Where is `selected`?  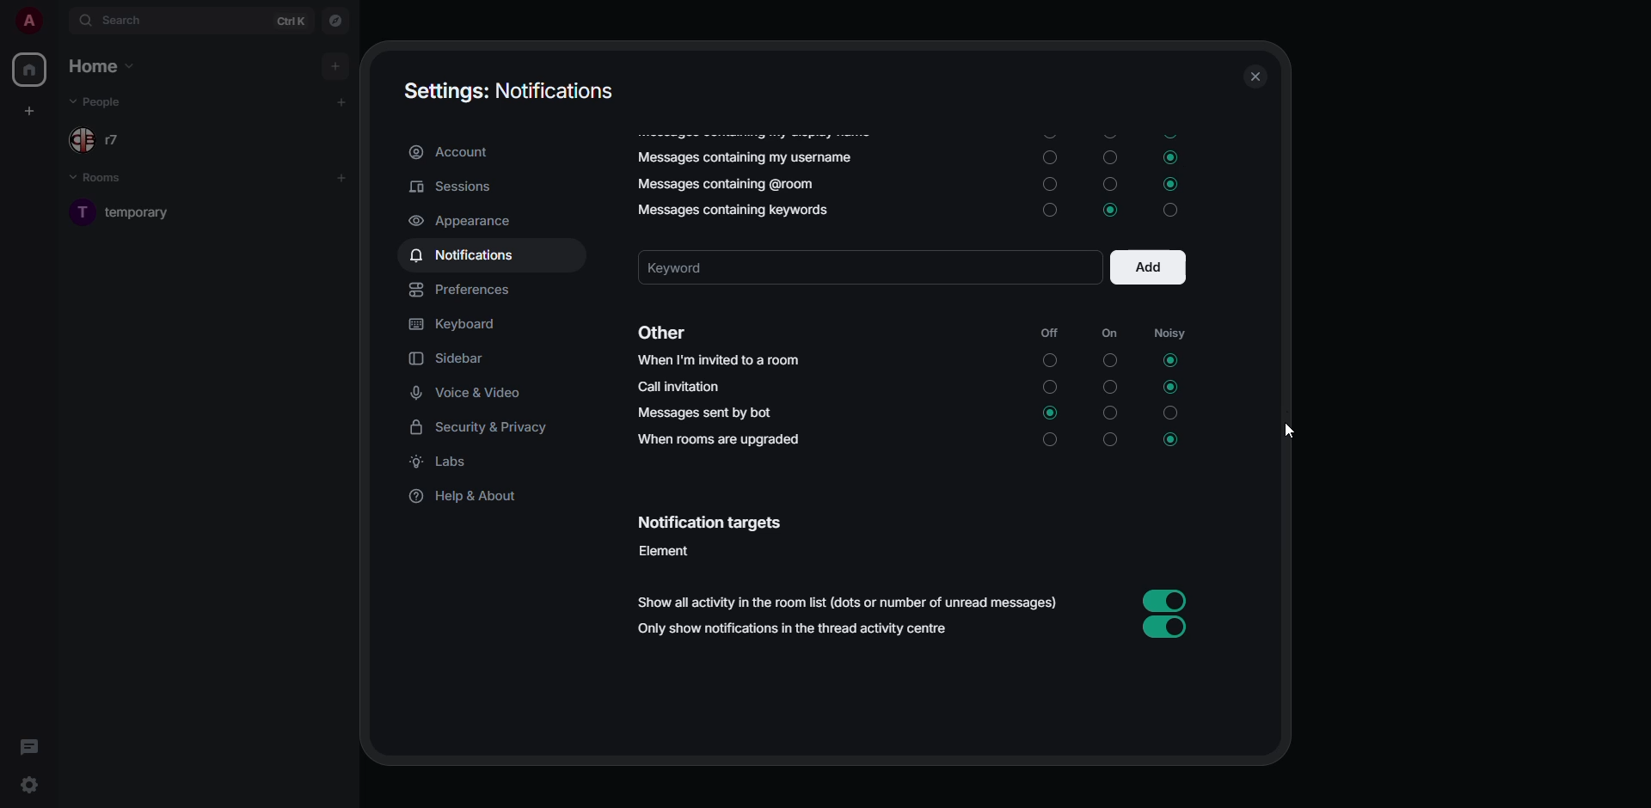
selected is located at coordinates (1171, 386).